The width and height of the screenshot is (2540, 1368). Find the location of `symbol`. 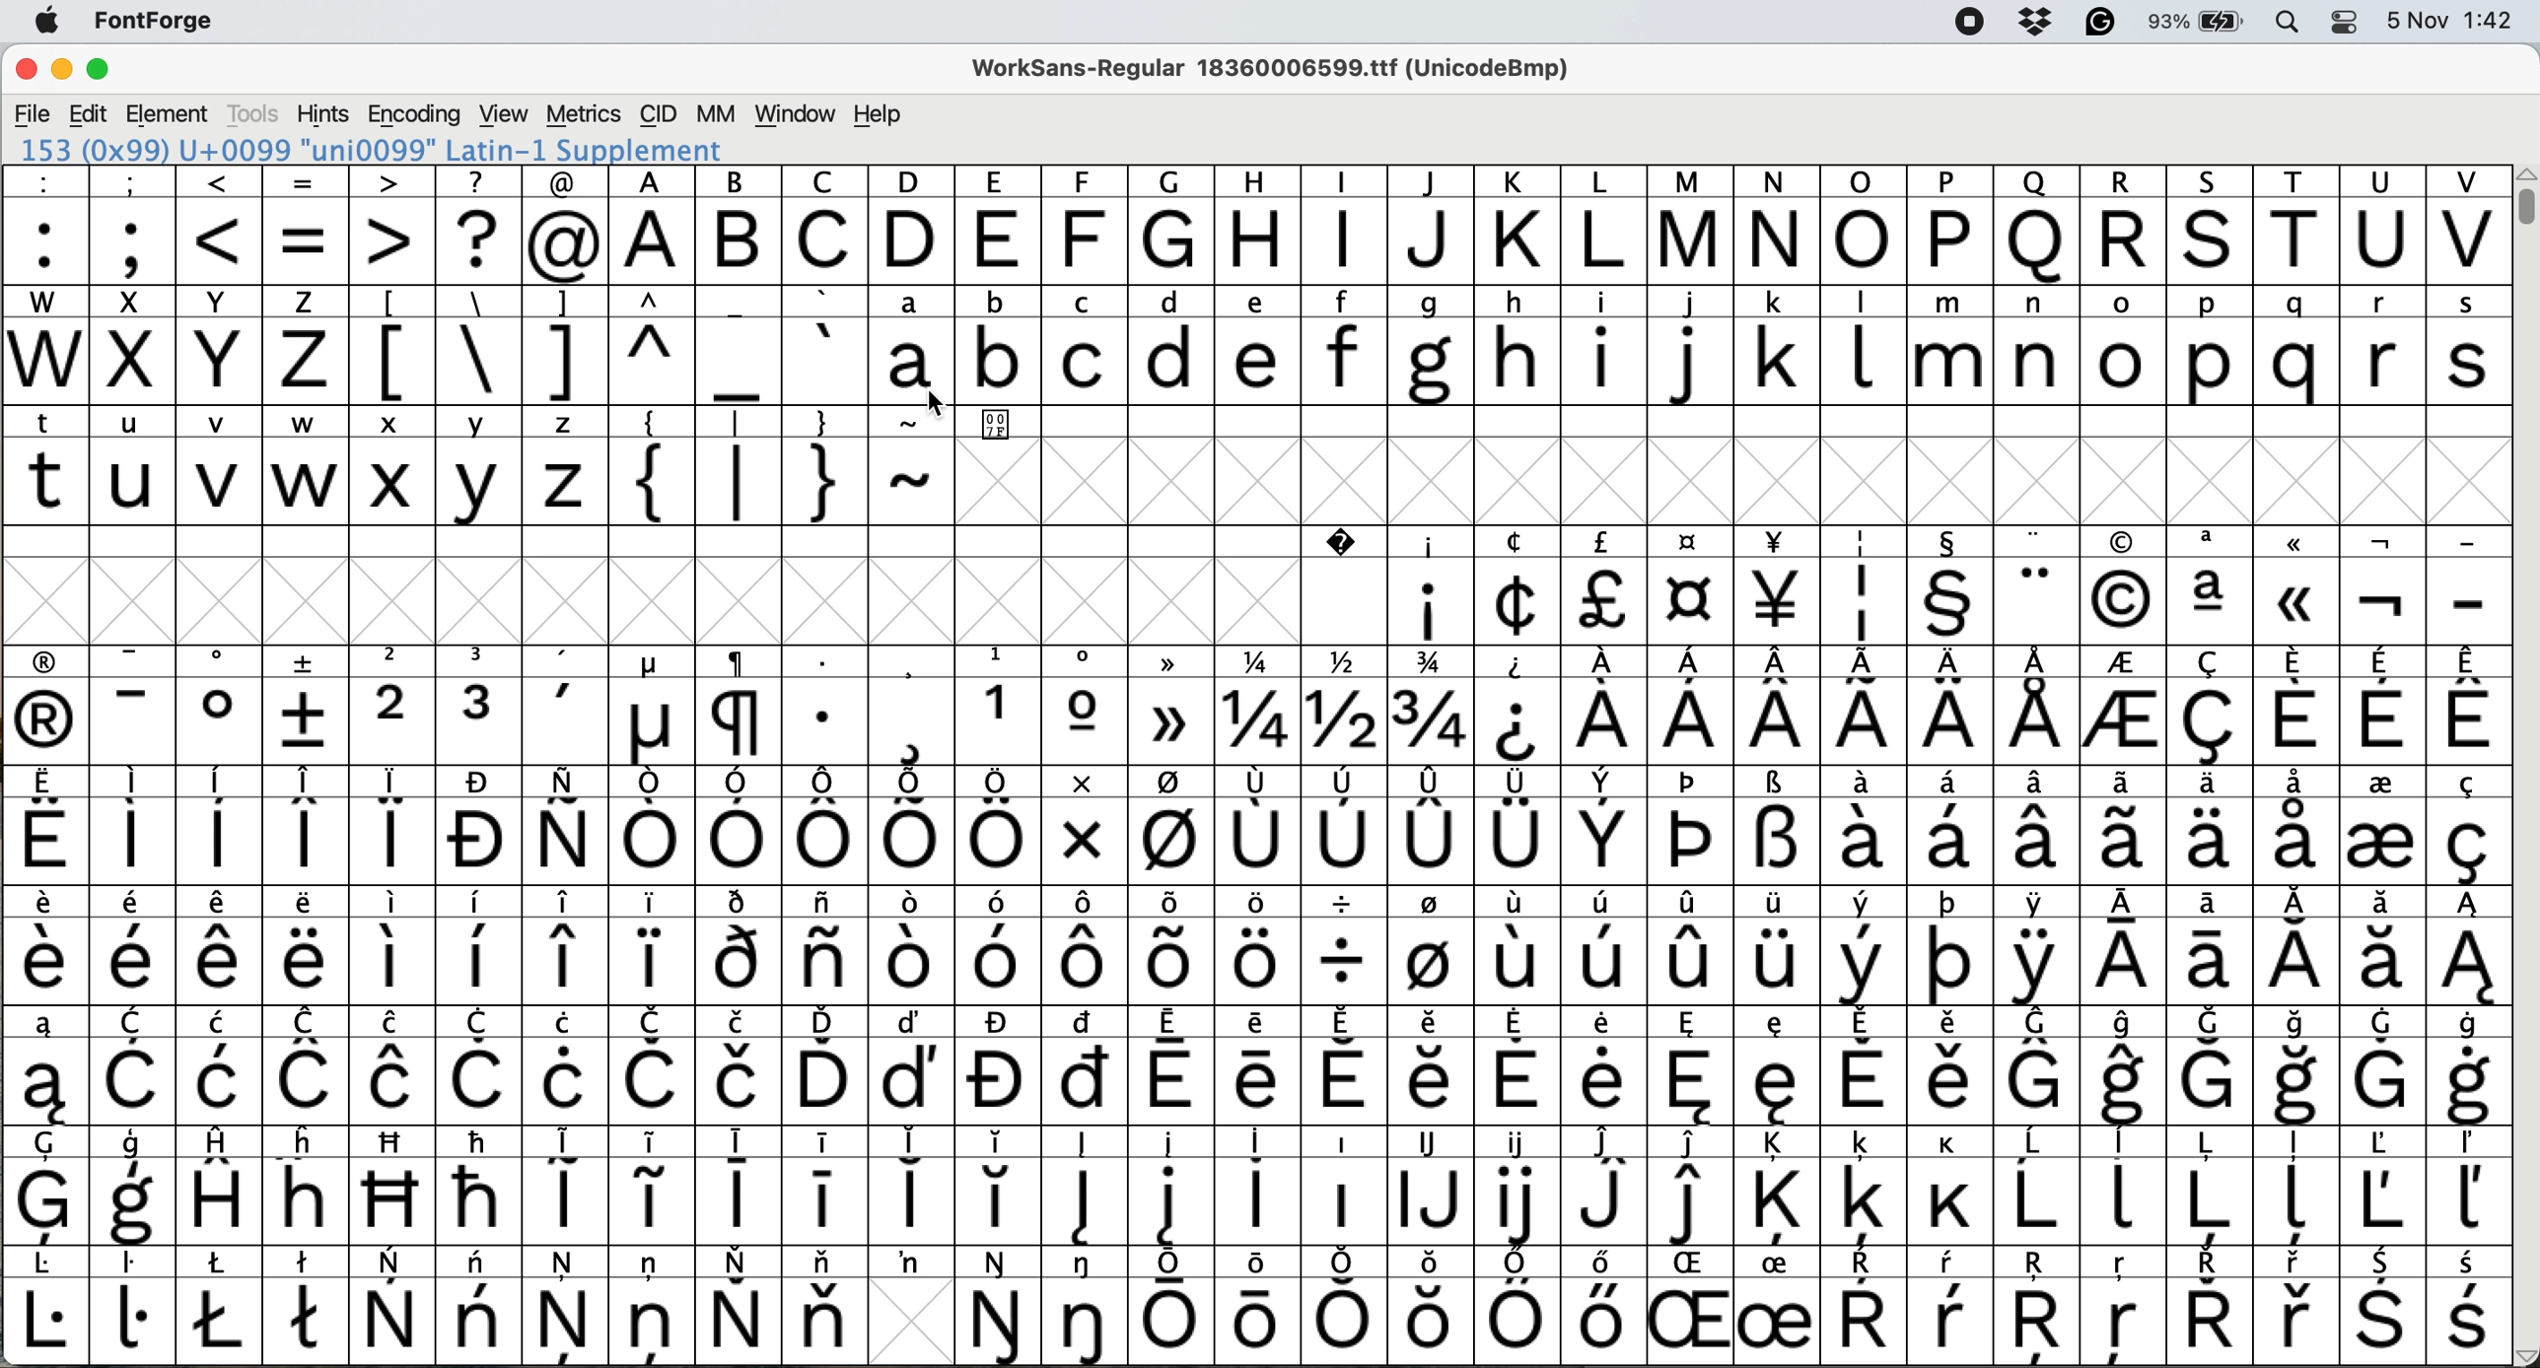

symbol is located at coordinates (2209, 1306).